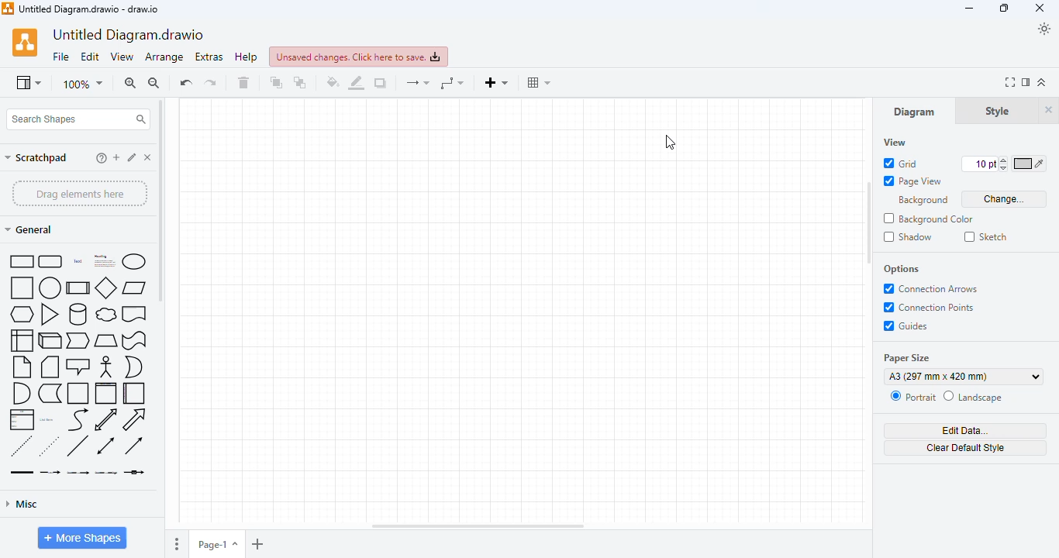 The image size is (1059, 558). I want to click on triangle, so click(50, 314).